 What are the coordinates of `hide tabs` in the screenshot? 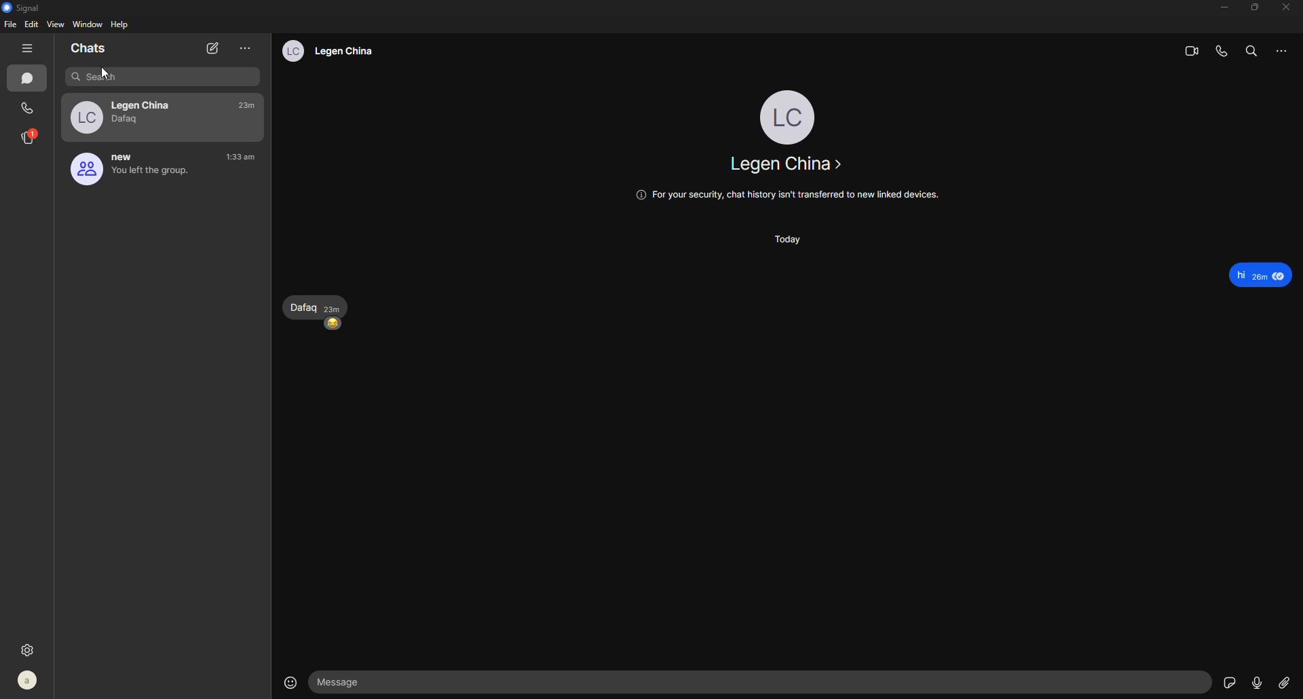 It's located at (26, 48).